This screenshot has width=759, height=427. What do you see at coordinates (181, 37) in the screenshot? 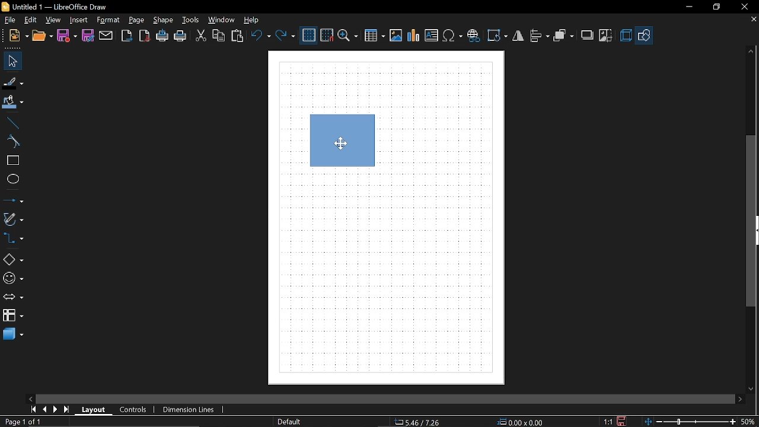
I see `Print` at bounding box center [181, 37].